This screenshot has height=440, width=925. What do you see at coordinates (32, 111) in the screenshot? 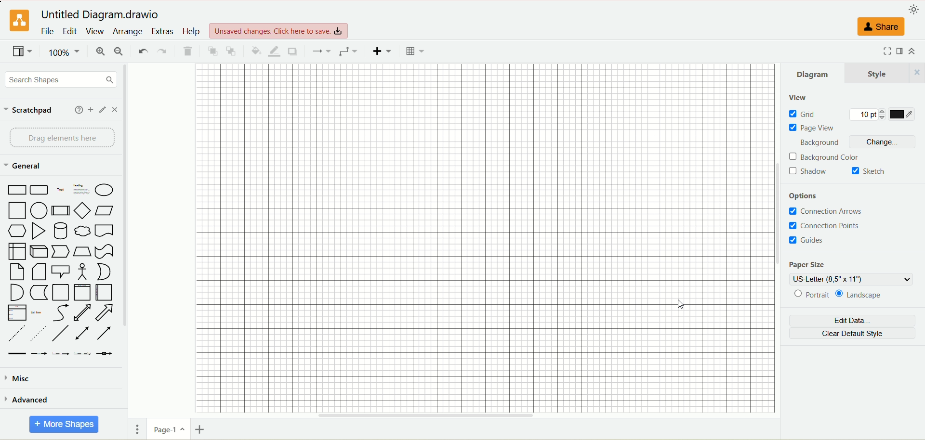
I see `scratchpad` at bounding box center [32, 111].